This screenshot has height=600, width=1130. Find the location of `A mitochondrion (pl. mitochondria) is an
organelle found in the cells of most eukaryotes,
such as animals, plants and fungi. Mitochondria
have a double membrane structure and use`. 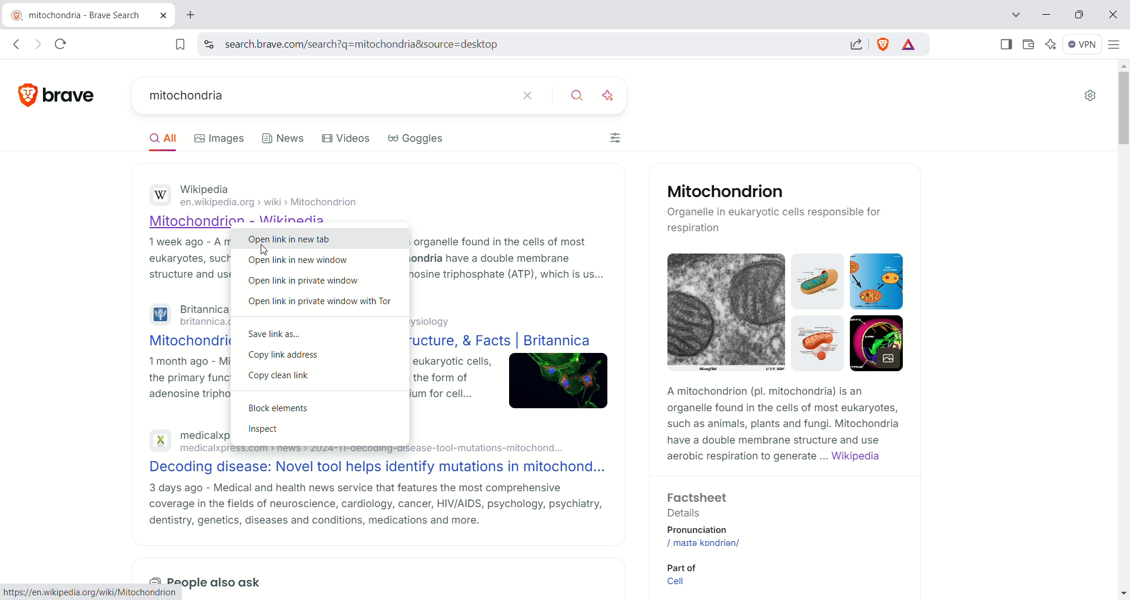

A mitochondrion (pl. mitochondria) is an
organelle found in the cells of most eukaryotes,
such as animals, plants and fungi. Mitochondria
have a double membrane structure and use is located at coordinates (778, 415).